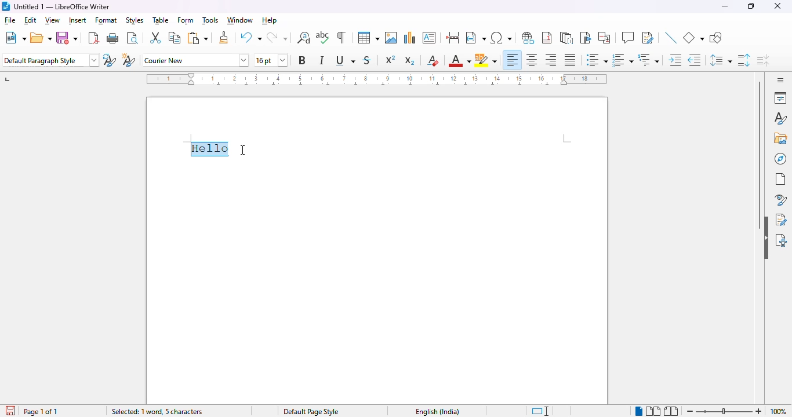 The height and width of the screenshot is (417, 792). I want to click on tools, so click(210, 21).